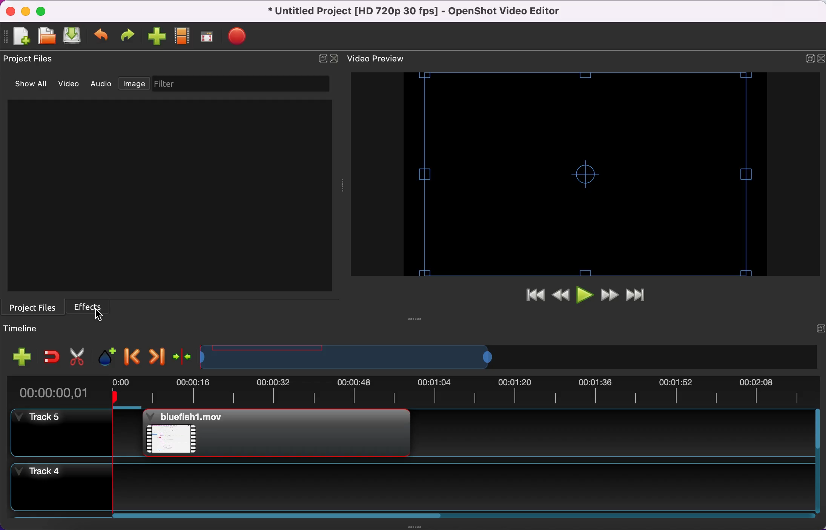 This screenshot has width=826, height=530. What do you see at coordinates (496, 357) in the screenshot?
I see `timeline` at bounding box center [496, 357].